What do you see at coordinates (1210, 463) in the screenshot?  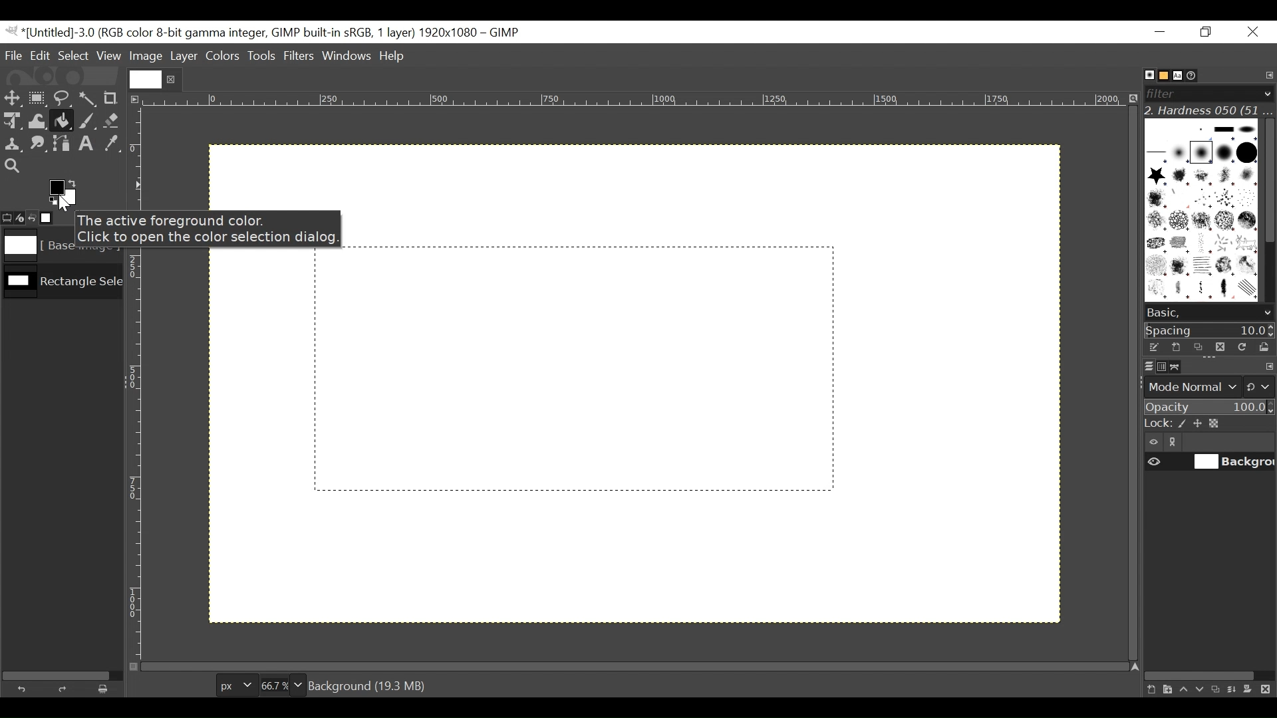 I see `(un)select item visibility background` at bounding box center [1210, 463].